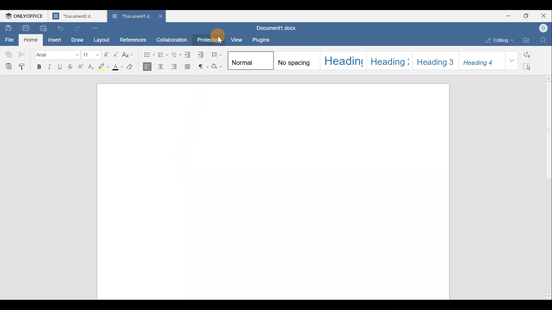 The height and width of the screenshot is (310, 552). Describe the element at coordinates (271, 189) in the screenshot. I see `Working area` at that location.